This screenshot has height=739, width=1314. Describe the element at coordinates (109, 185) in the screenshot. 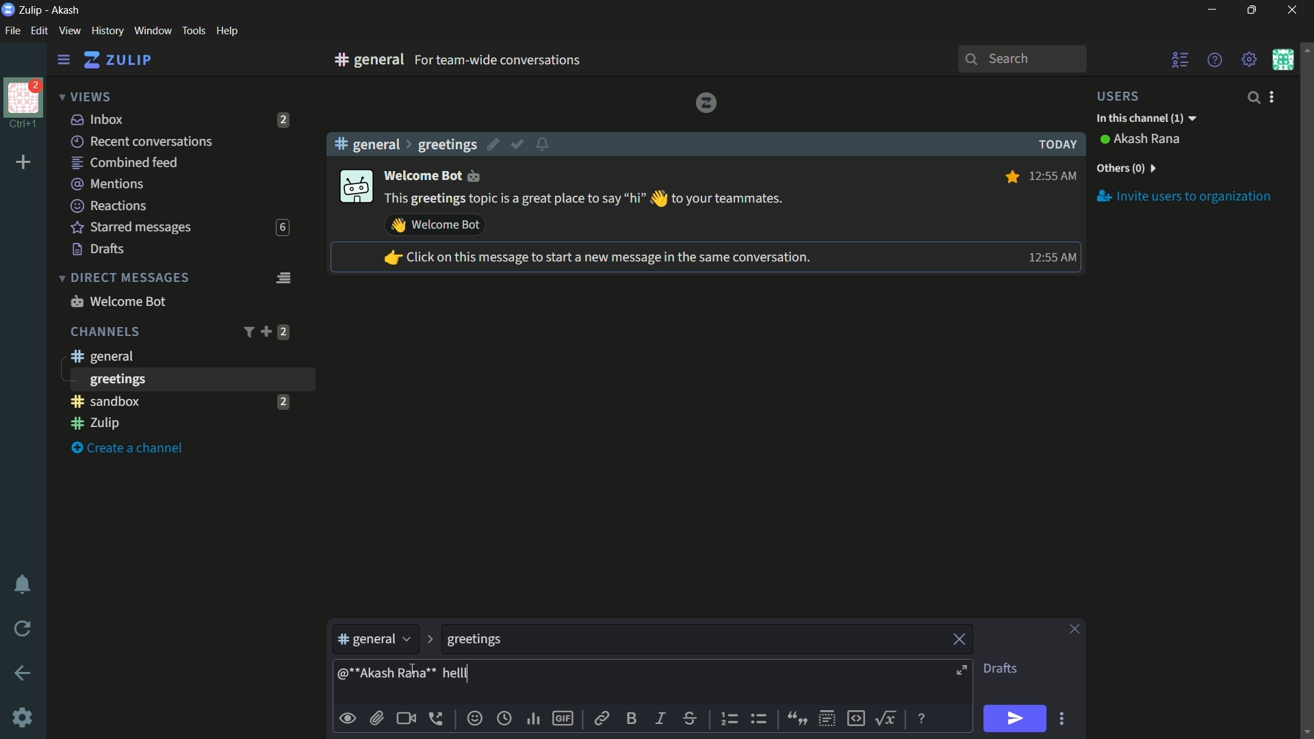

I see `mentions` at that location.